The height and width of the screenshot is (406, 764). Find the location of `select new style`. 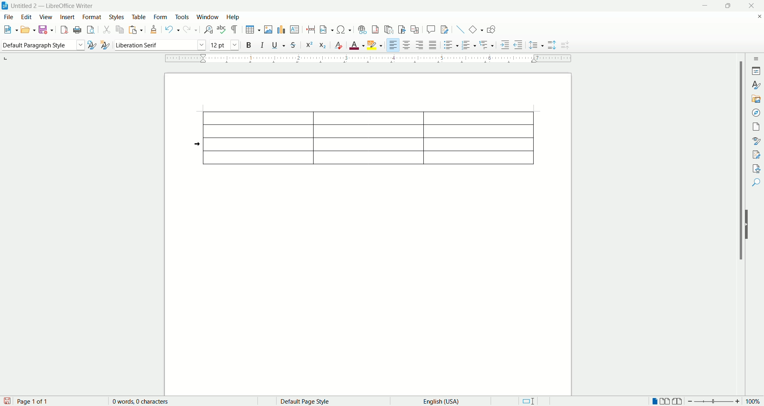

select new style is located at coordinates (104, 45).